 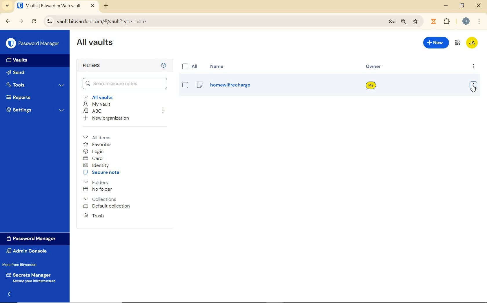 I want to click on toggle between admin console and password manager, so click(x=458, y=43).